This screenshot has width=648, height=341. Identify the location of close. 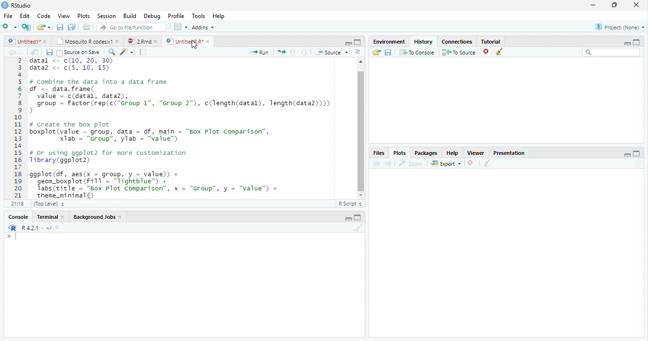
(120, 217).